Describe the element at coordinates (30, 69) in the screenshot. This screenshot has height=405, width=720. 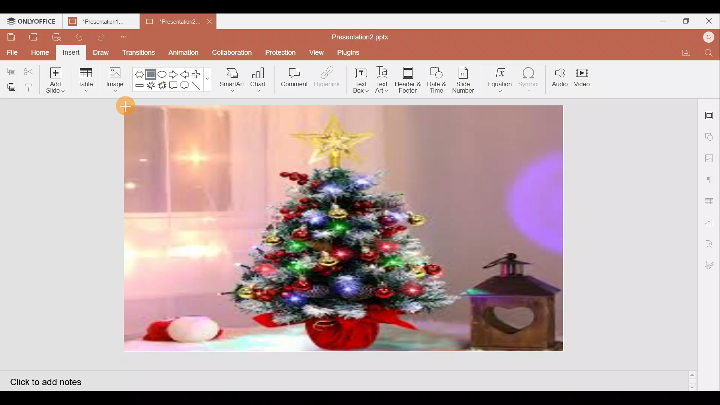
I see `Cut` at that location.